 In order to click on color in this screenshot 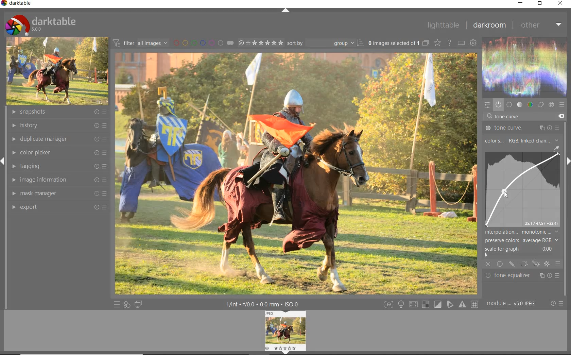, I will do `click(531, 105)`.